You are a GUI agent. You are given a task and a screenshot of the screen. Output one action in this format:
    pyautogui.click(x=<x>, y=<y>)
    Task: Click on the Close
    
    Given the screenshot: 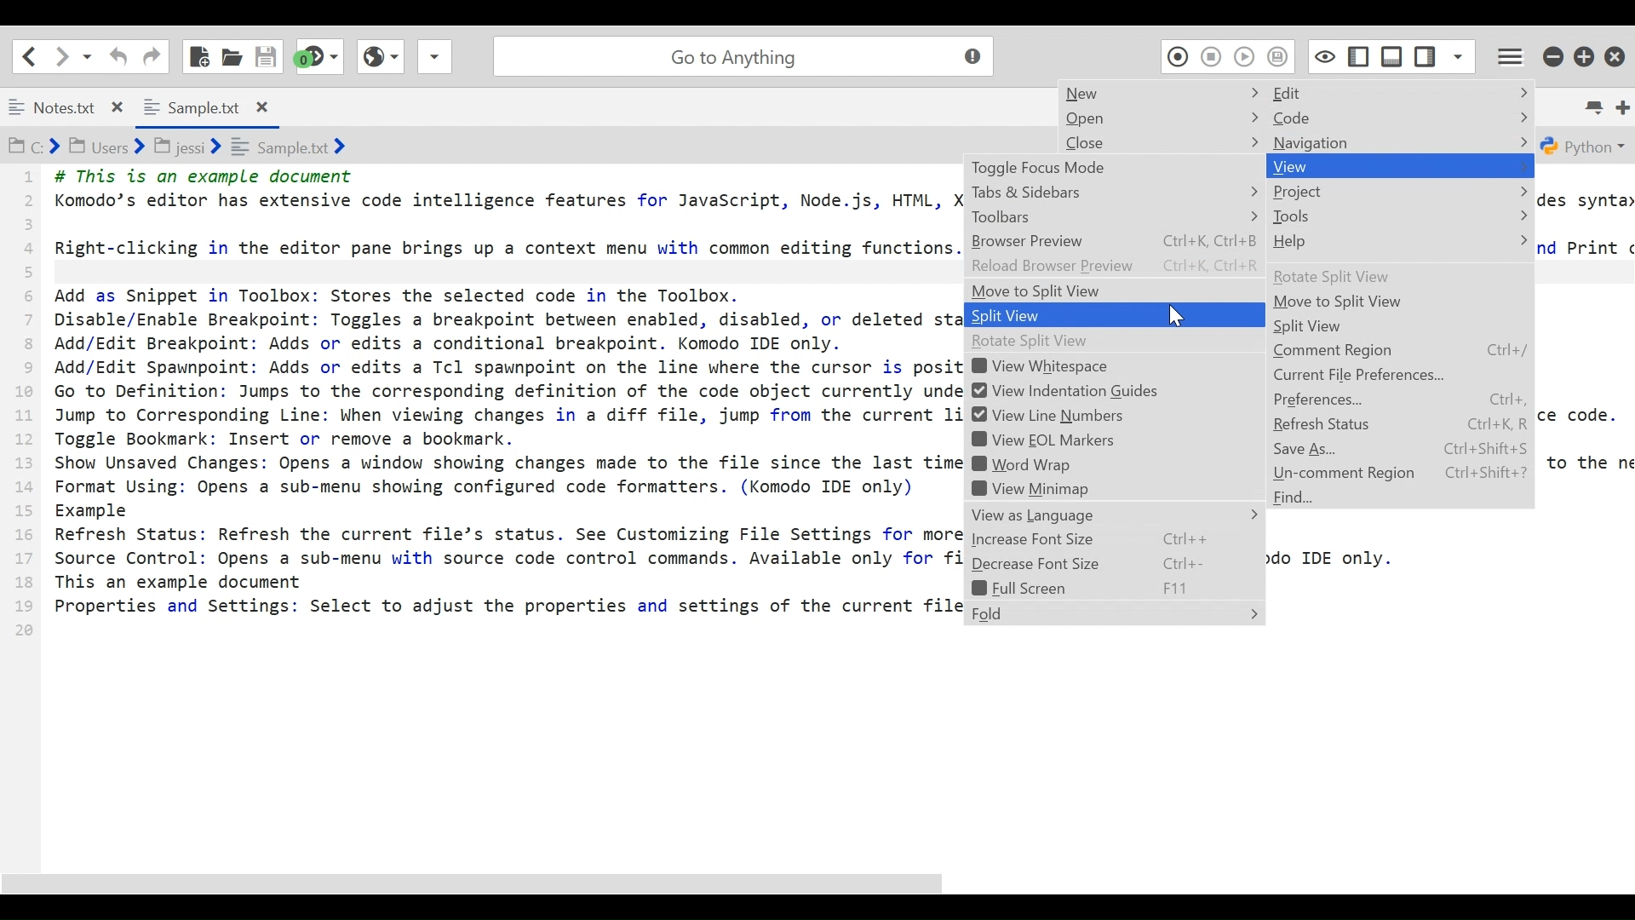 What is the action you would take?
    pyautogui.click(x=1164, y=142)
    